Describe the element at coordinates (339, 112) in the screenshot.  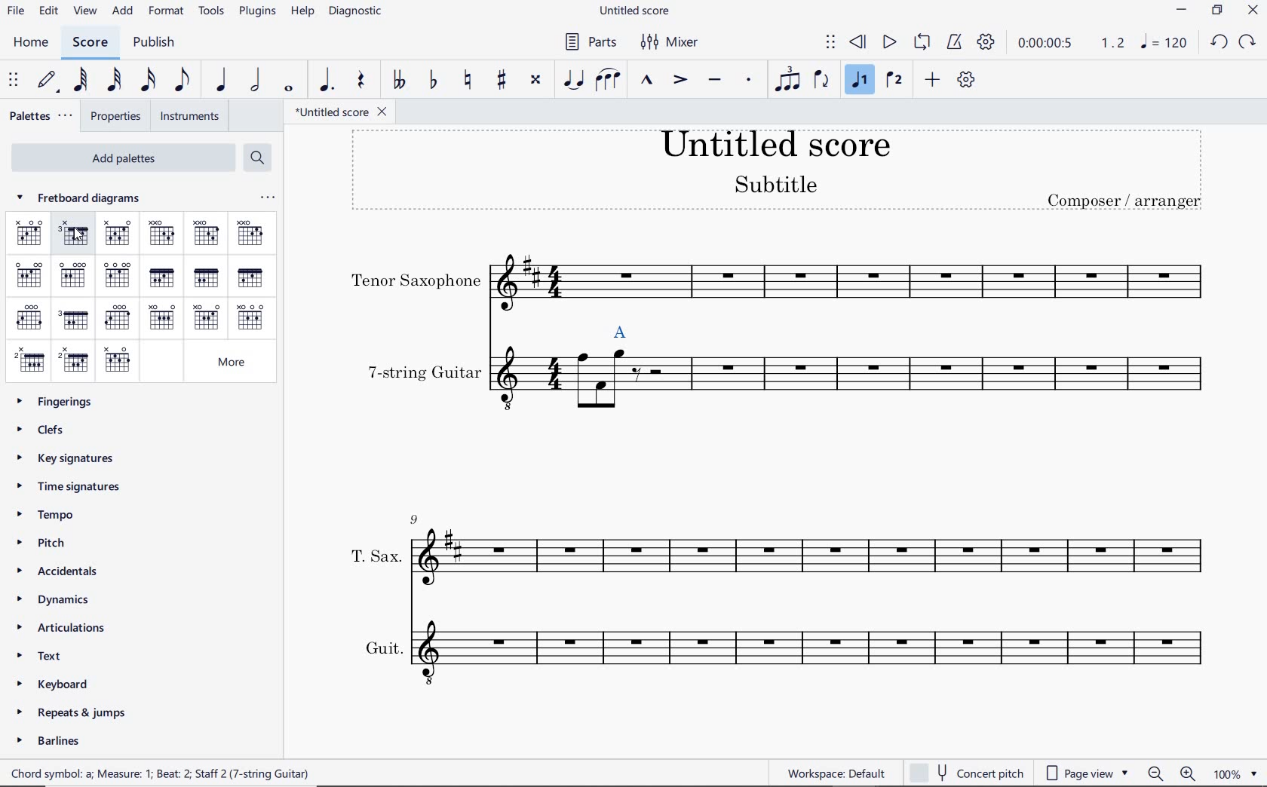
I see `FILE NAME` at that location.